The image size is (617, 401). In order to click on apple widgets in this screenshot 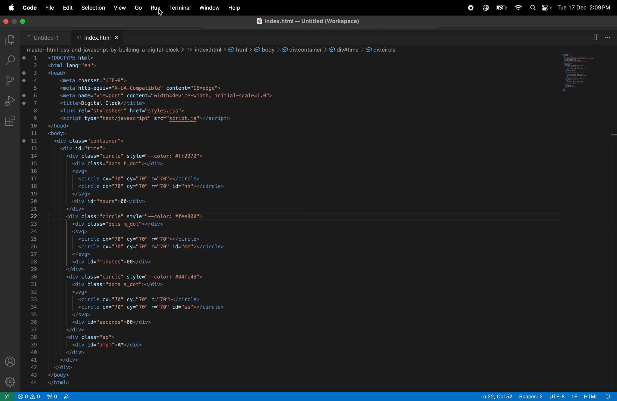, I will do `click(546, 8)`.